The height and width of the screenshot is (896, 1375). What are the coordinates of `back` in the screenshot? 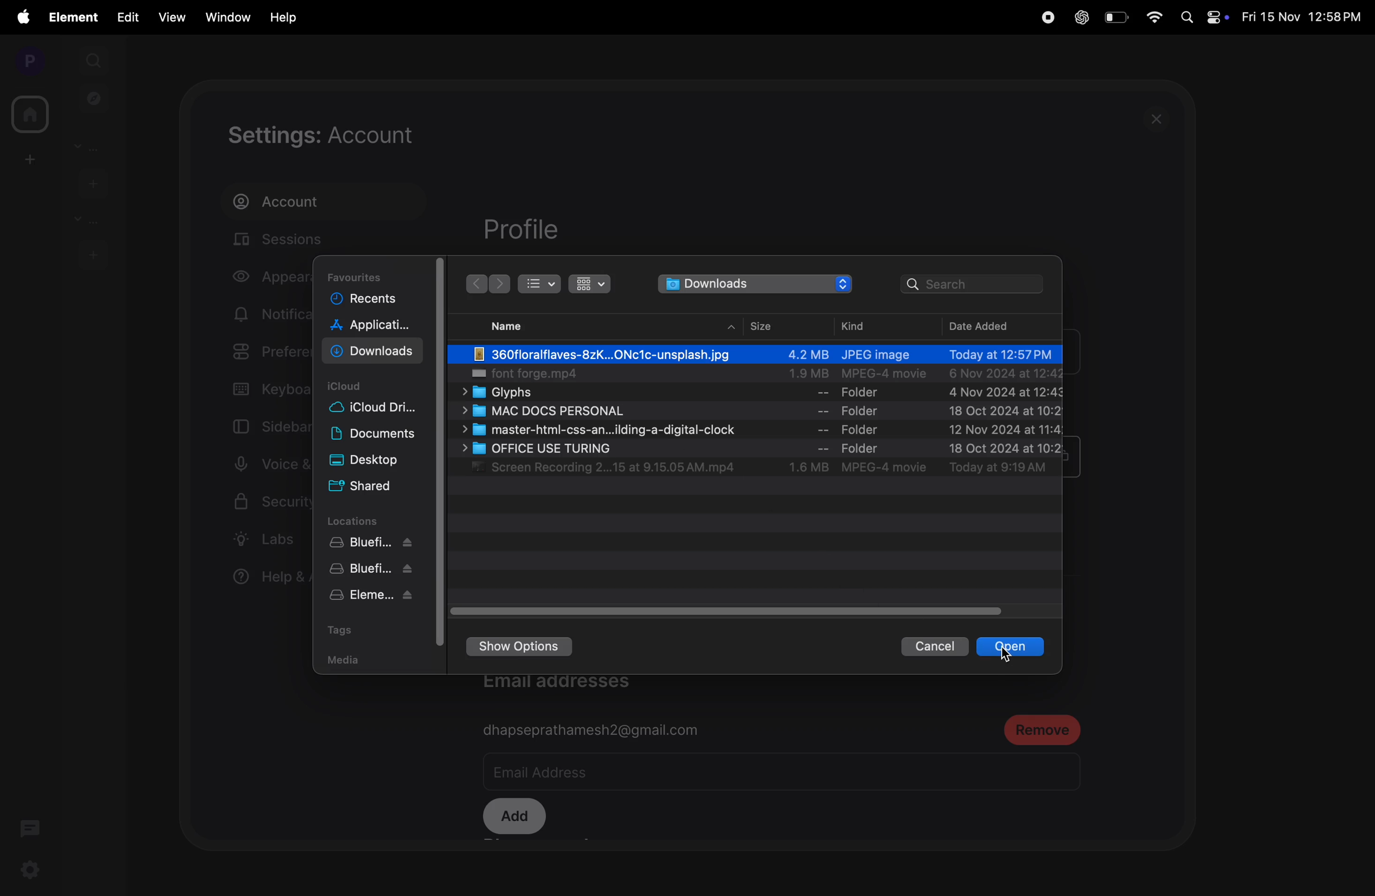 It's located at (500, 285).